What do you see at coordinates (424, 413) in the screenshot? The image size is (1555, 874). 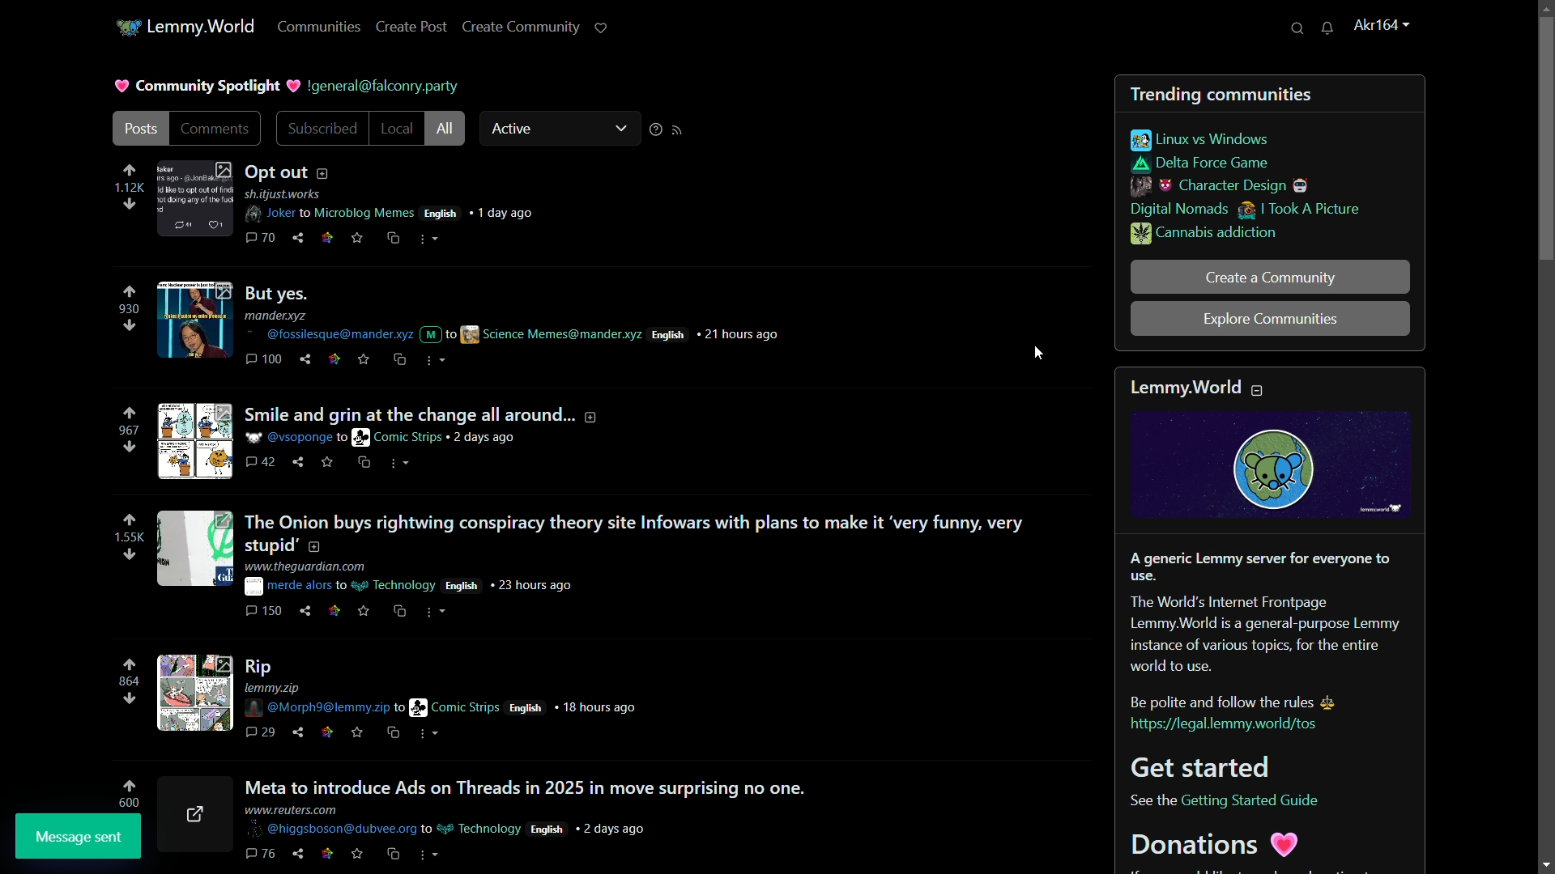 I see `post-3` at bounding box center [424, 413].